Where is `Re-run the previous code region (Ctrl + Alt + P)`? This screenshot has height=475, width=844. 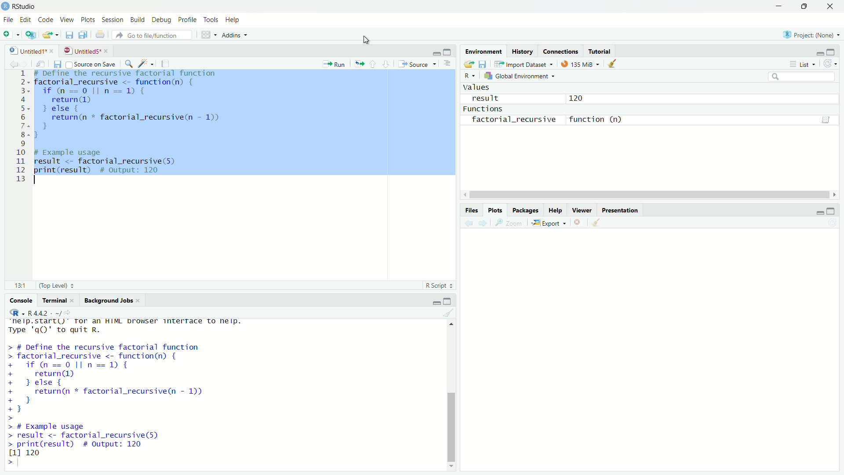
Re-run the previous code region (Ctrl + Alt + P) is located at coordinates (359, 63).